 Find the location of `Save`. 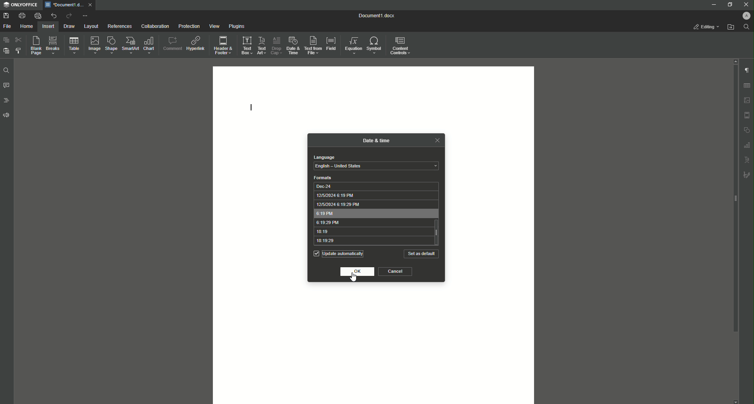

Save is located at coordinates (6, 15).